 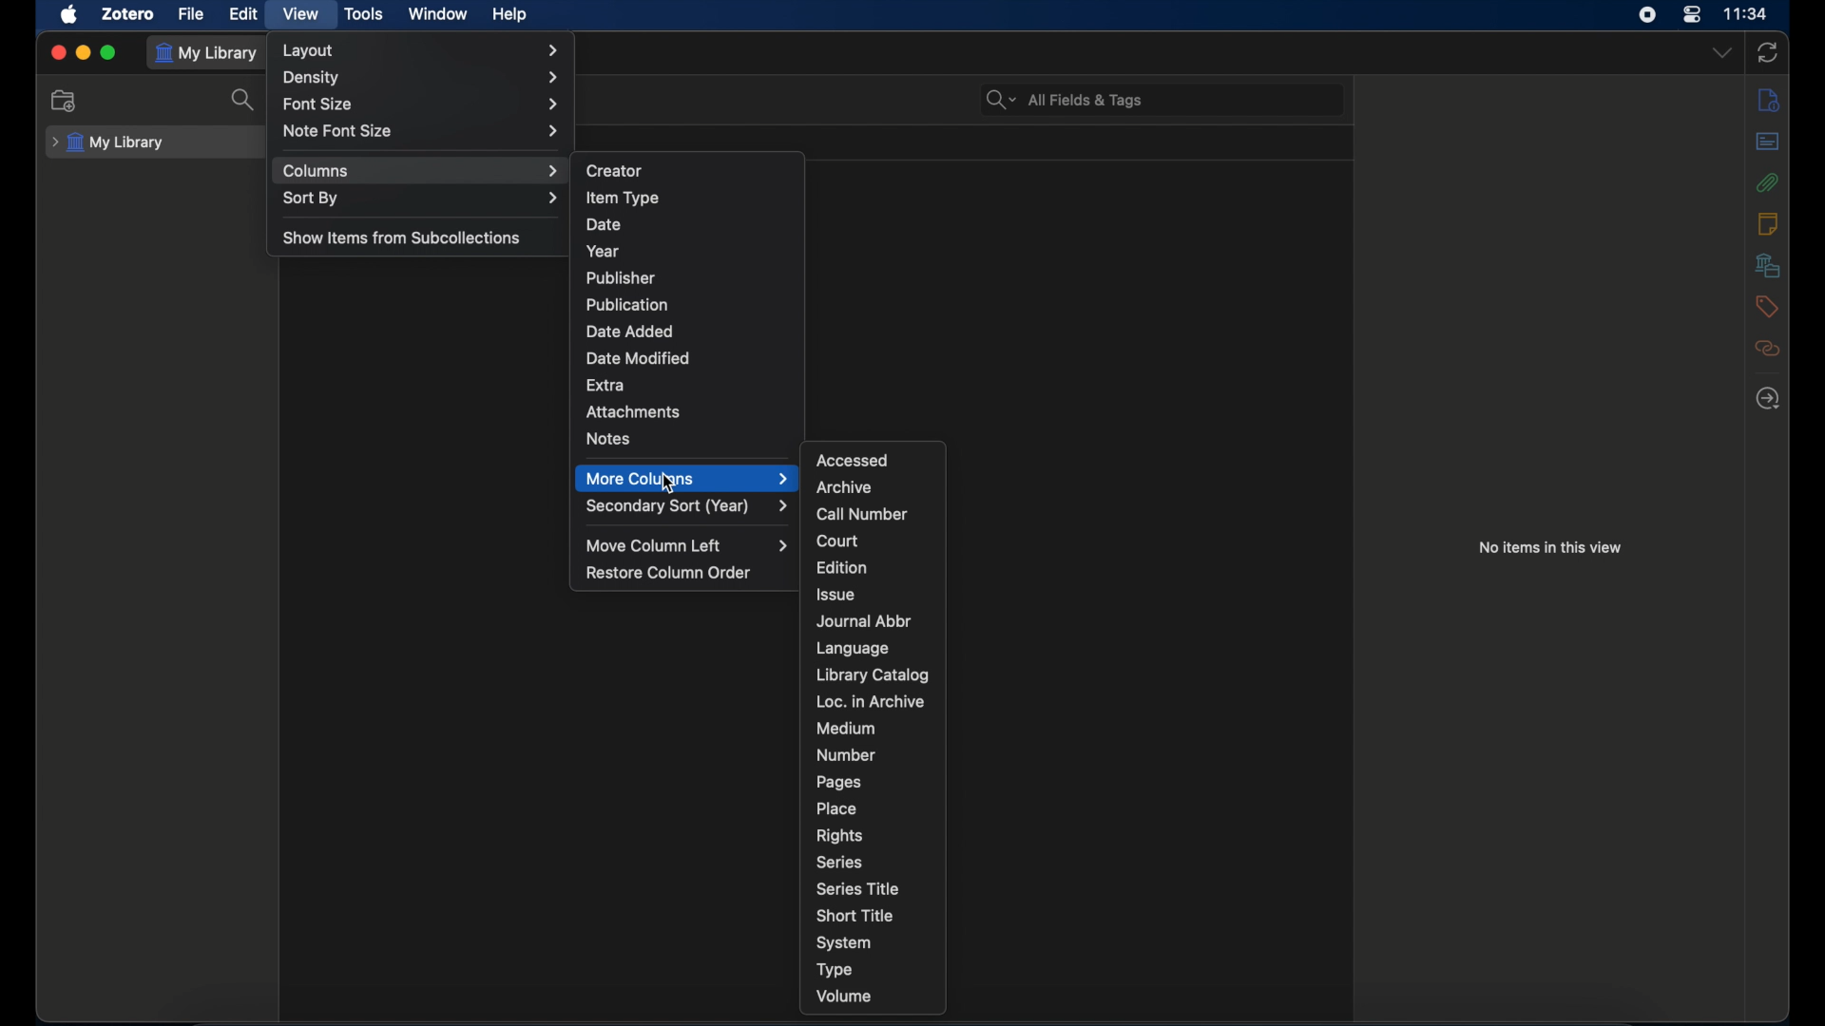 I want to click on notes, so click(x=608, y=439).